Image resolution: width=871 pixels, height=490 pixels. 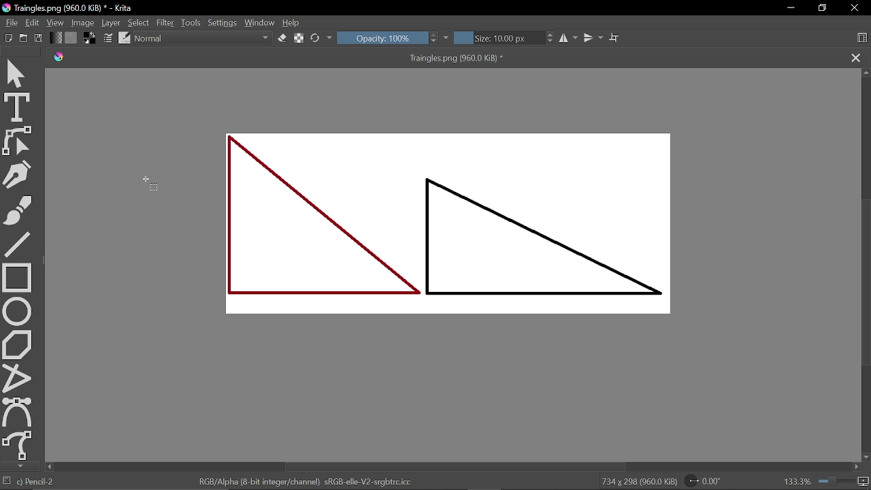 What do you see at coordinates (16, 210) in the screenshot?
I see `Brush tool` at bounding box center [16, 210].